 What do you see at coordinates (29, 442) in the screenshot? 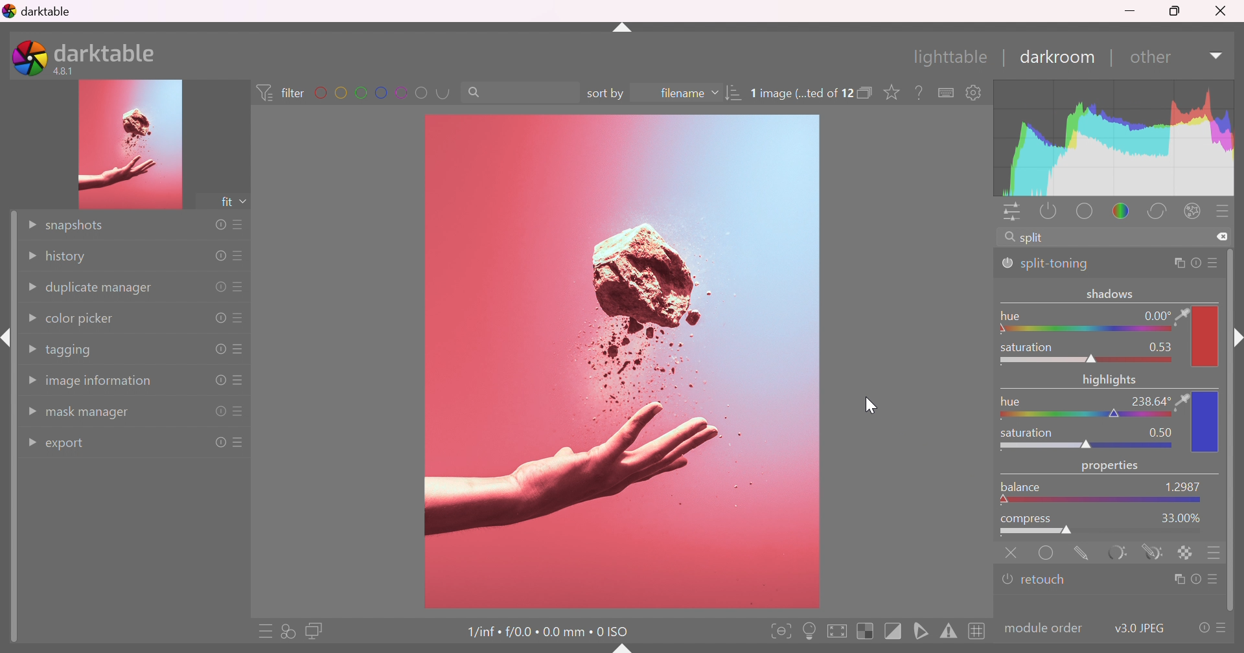
I see `Drop Down` at bounding box center [29, 442].